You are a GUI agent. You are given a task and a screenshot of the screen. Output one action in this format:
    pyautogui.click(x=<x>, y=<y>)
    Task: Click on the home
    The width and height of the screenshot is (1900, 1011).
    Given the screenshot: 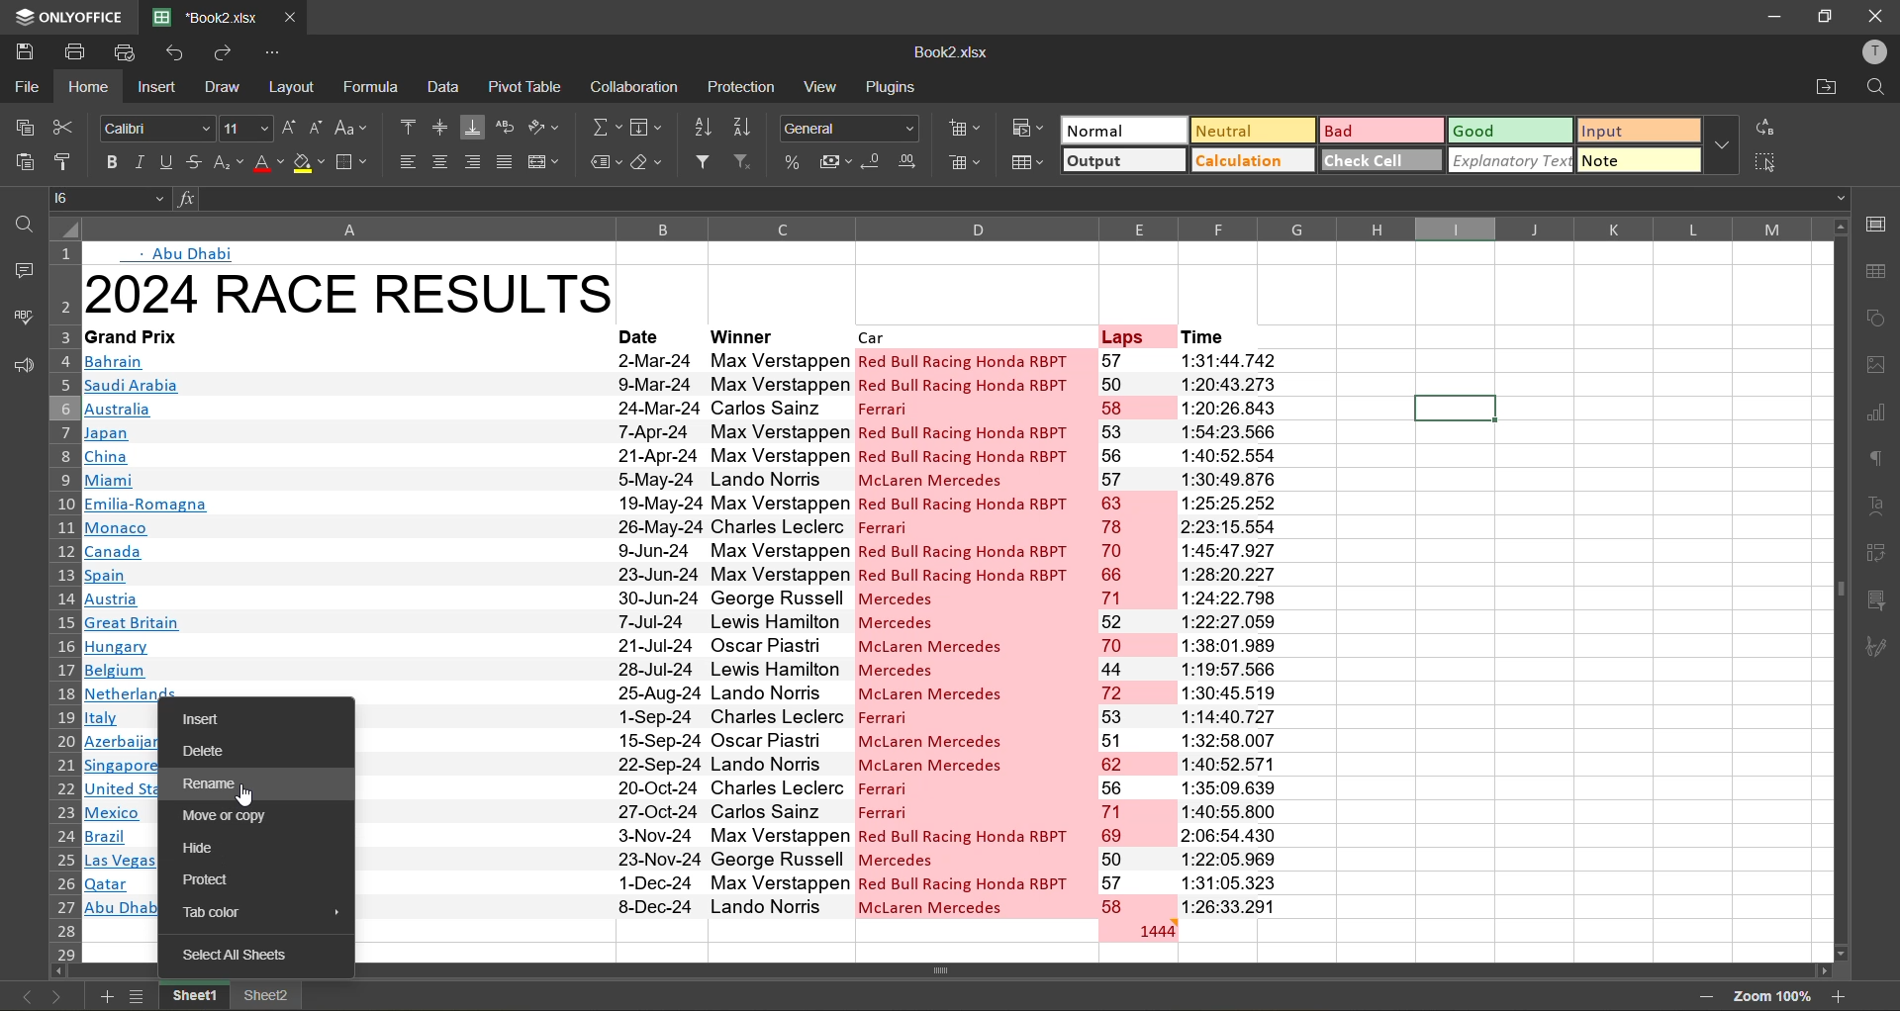 What is the action you would take?
    pyautogui.click(x=87, y=87)
    